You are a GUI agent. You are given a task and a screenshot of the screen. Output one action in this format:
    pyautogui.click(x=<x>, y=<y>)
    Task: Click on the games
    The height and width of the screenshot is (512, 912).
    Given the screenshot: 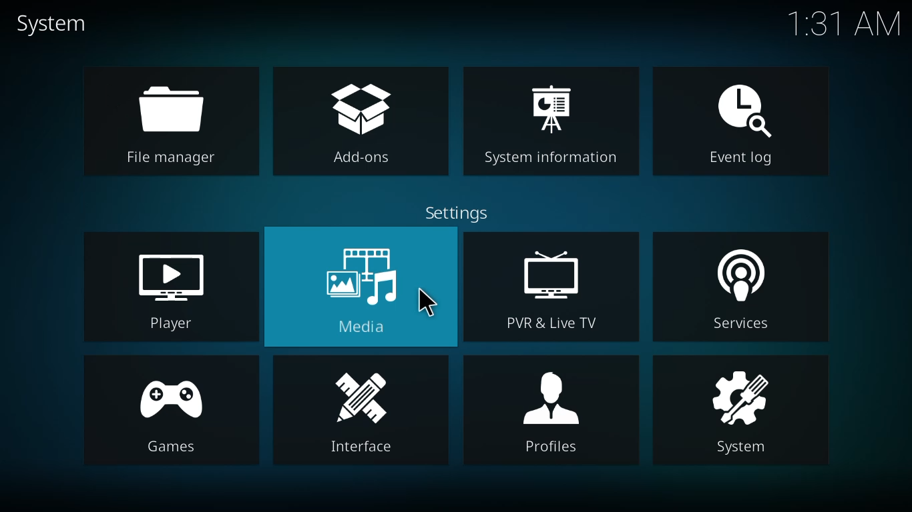 What is the action you would take?
    pyautogui.click(x=170, y=411)
    